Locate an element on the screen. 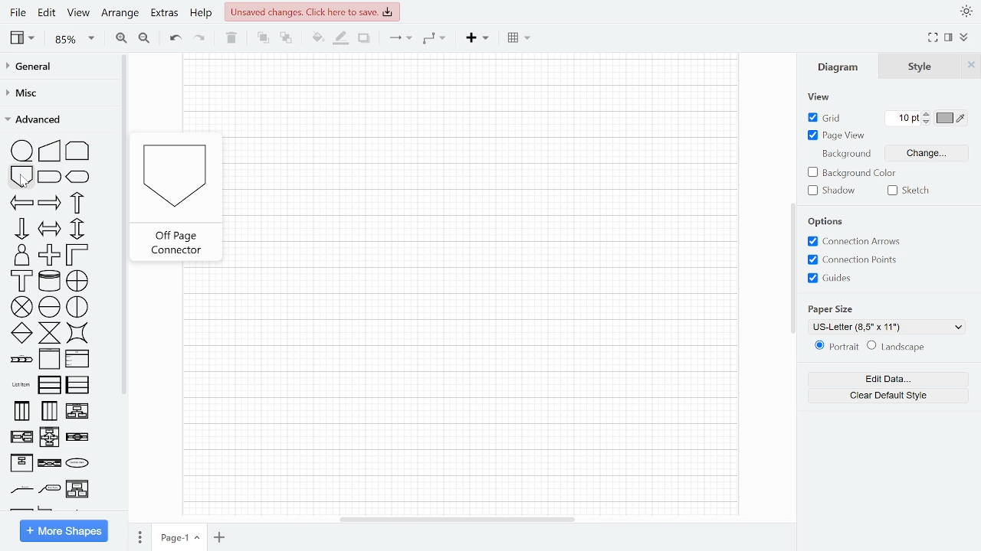 The image size is (981, 551). decrease grid pt is located at coordinates (928, 122).